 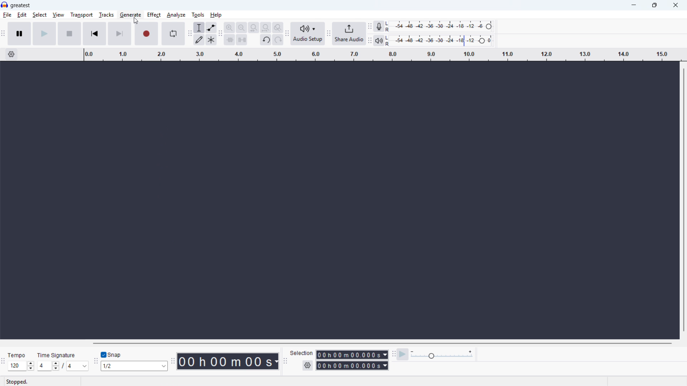 What do you see at coordinates (211, 28) in the screenshot?
I see `envelope tool` at bounding box center [211, 28].